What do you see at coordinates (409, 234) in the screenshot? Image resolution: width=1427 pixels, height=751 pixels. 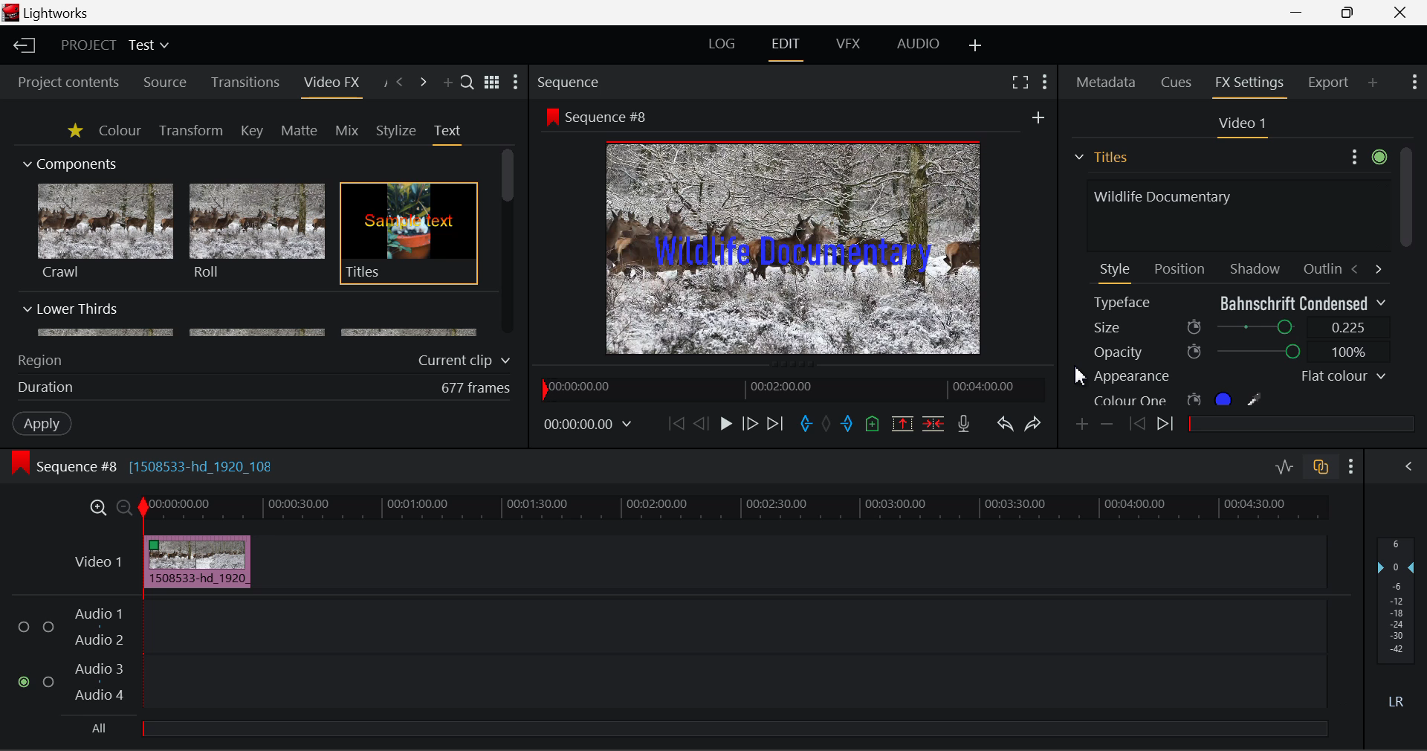 I see `Titles` at bounding box center [409, 234].